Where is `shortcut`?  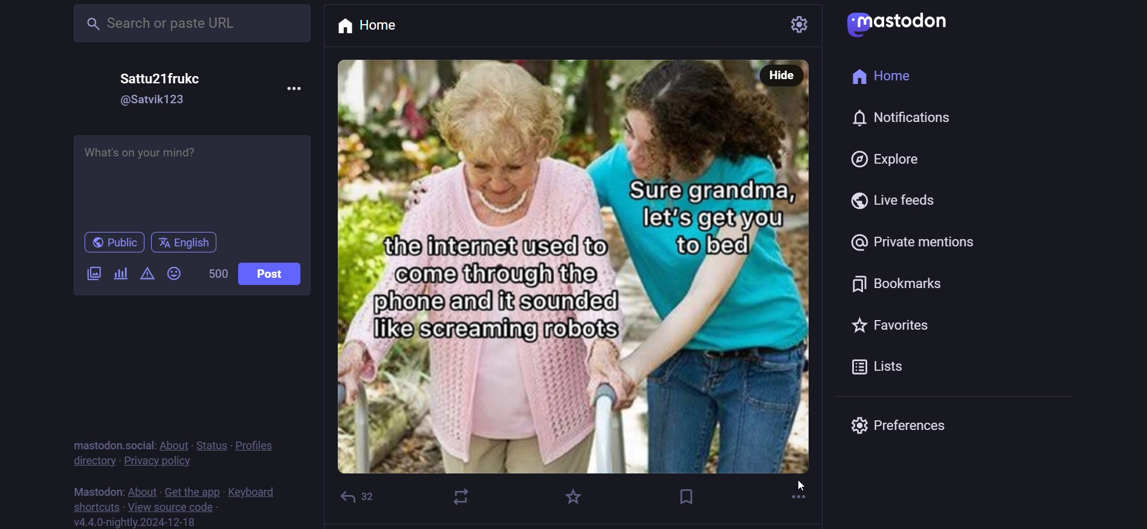 shortcut is located at coordinates (92, 507).